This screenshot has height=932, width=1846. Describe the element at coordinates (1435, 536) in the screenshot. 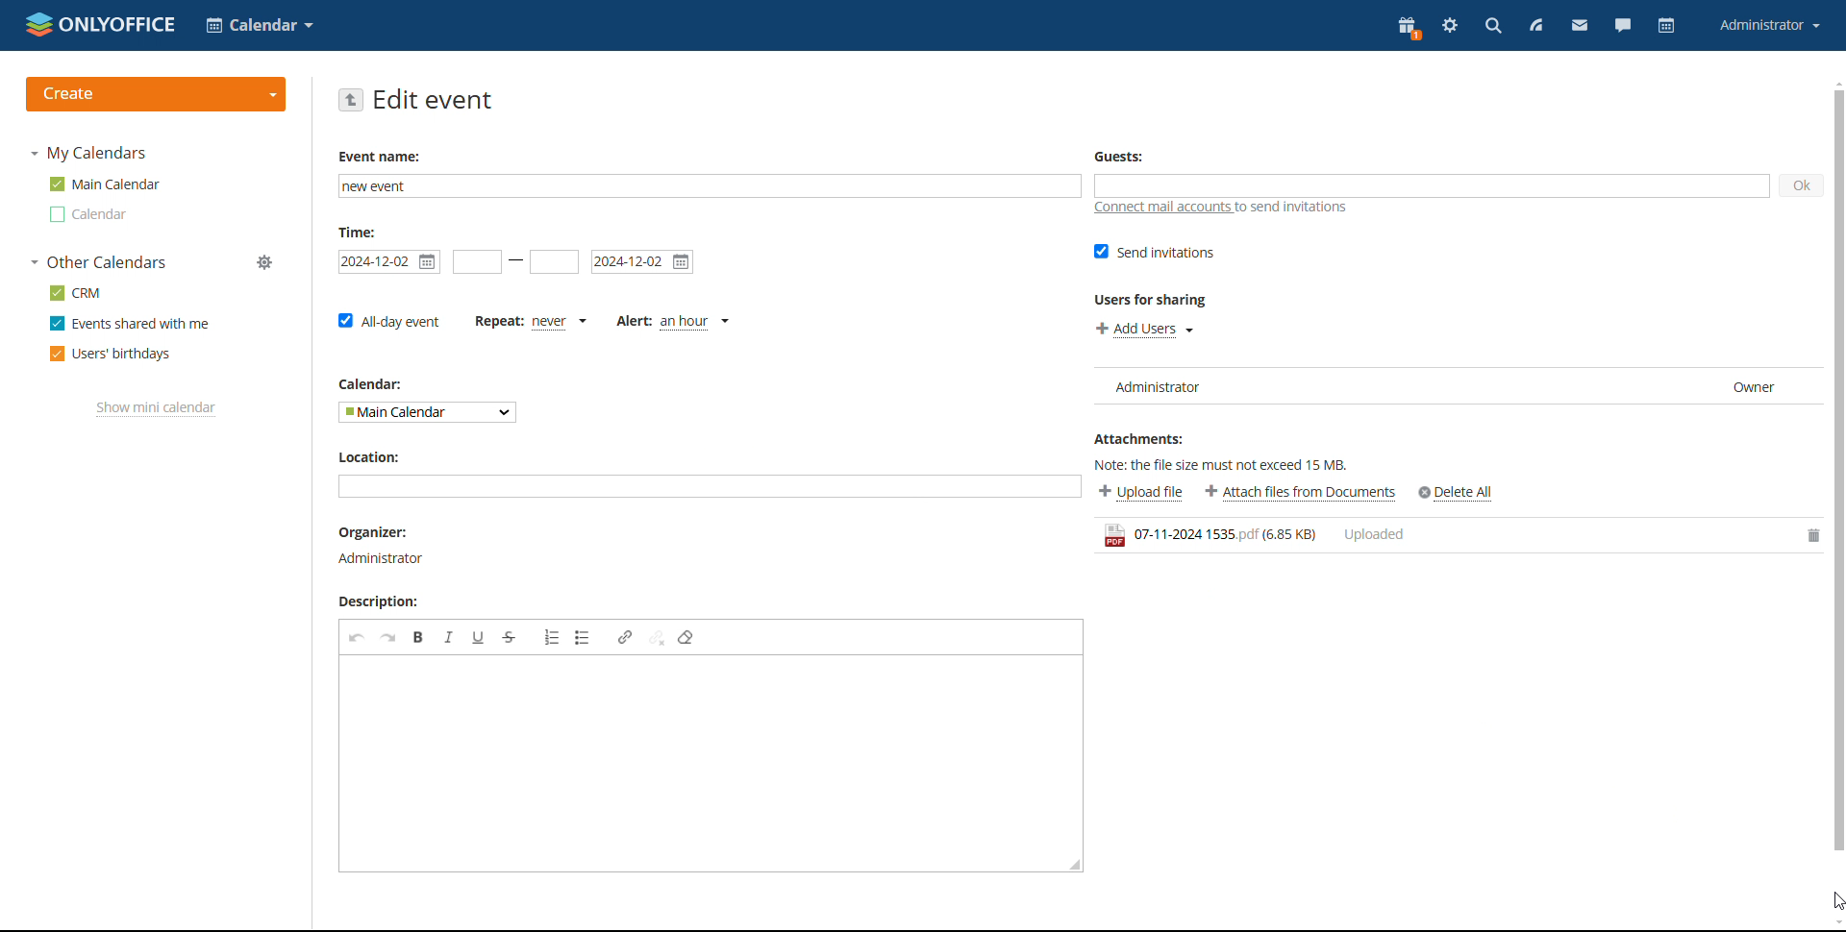

I see `file uploaded` at that location.